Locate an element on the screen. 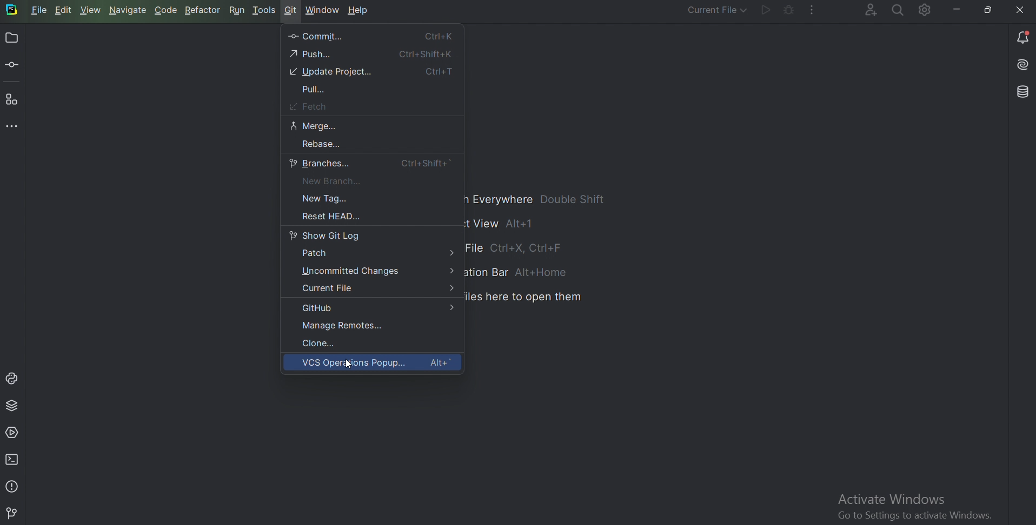  Code with me is located at coordinates (865, 9).